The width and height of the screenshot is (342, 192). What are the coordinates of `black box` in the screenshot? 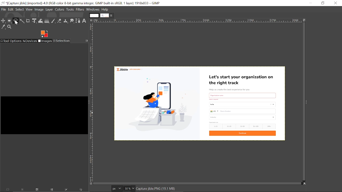 It's located at (44, 113).